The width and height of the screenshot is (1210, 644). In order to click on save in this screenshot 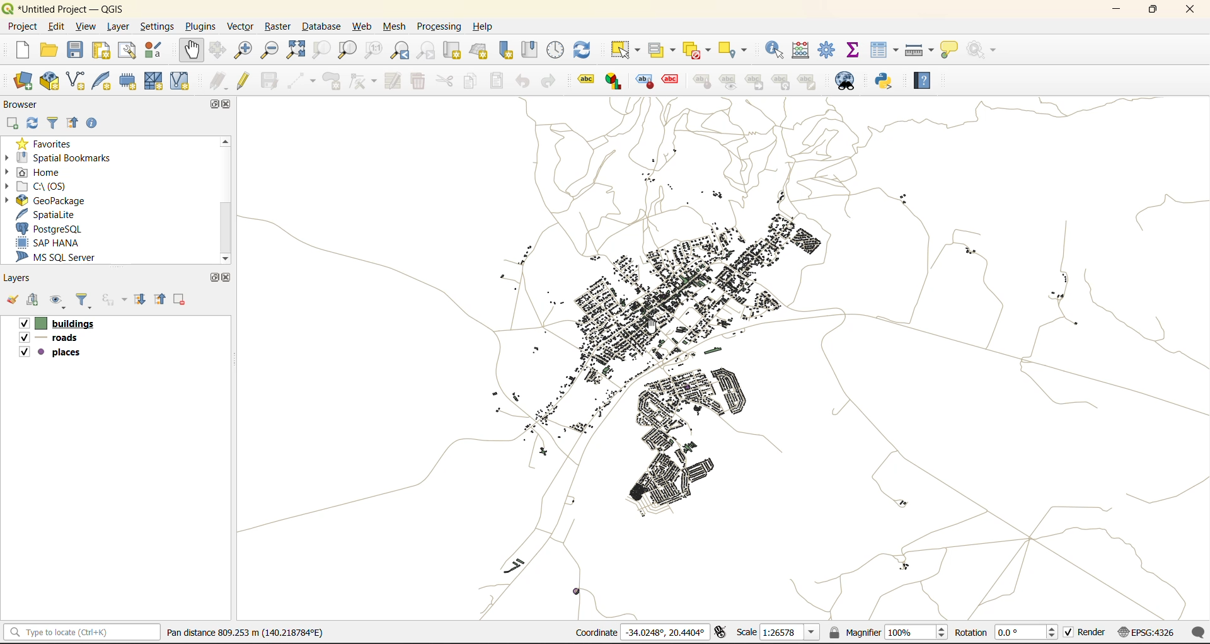, I will do `click(76, 50)`.